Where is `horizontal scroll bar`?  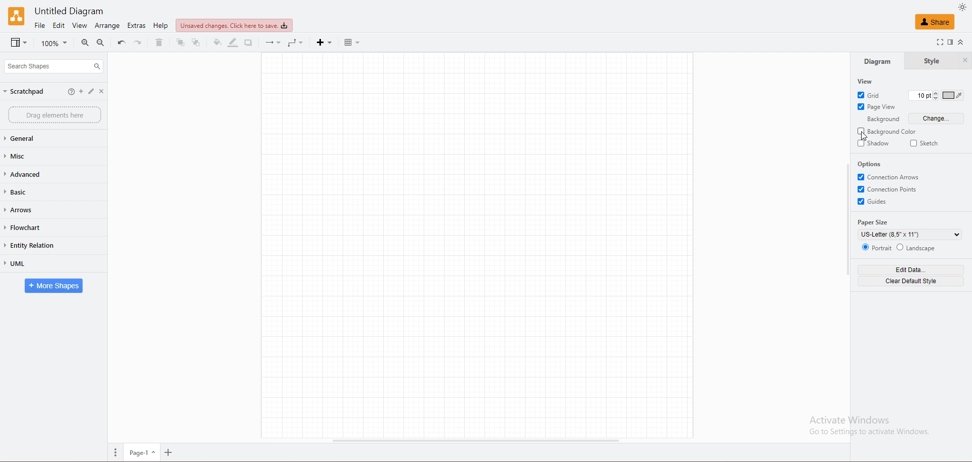
horizontal scroll bar is located at coordinates (474, 441).